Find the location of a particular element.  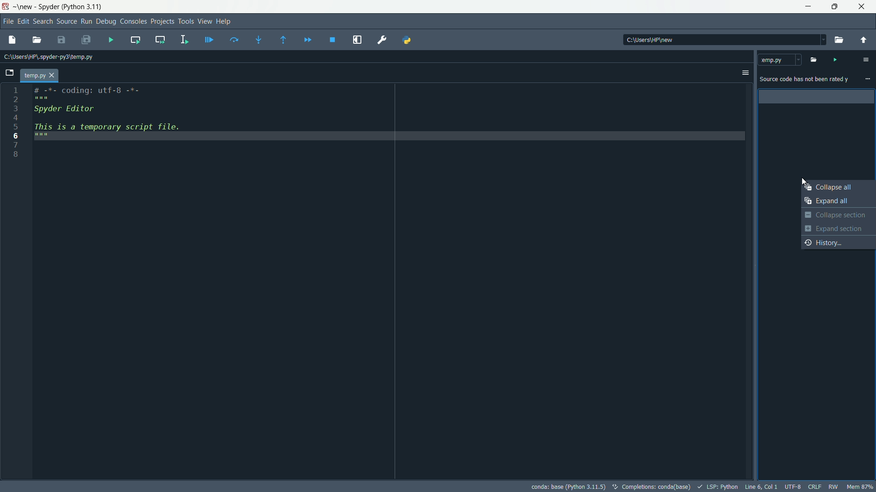

continue execution until next breakpoint is located at coordinates (308, 41).